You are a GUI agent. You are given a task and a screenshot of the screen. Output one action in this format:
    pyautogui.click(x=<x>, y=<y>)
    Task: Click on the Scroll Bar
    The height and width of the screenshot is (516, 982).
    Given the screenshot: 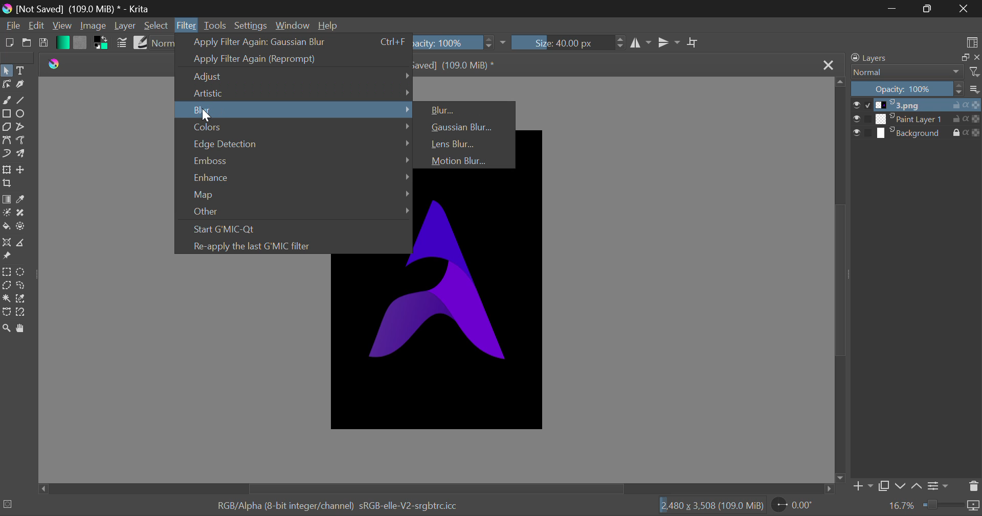 What is the action you would take?
    pyautogui.click(x=438, y=488)
    